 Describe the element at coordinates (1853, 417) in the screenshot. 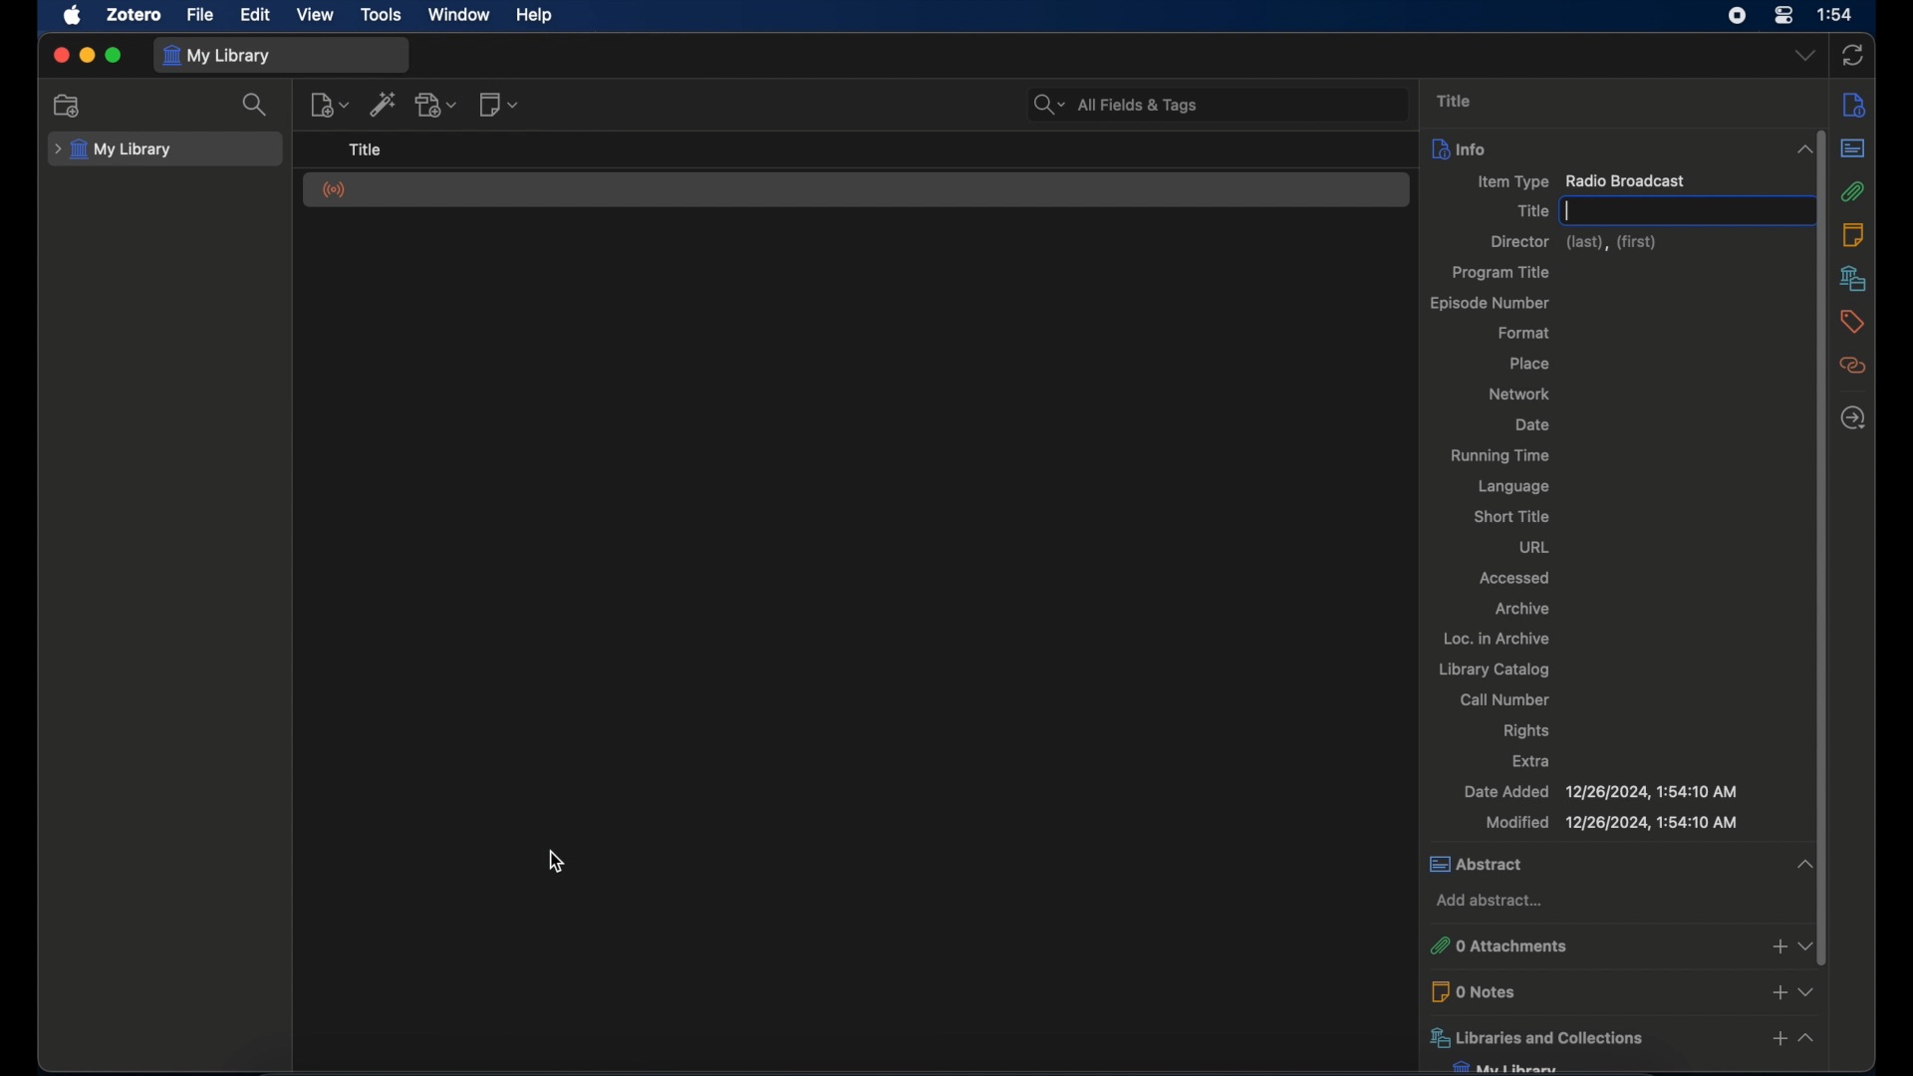

I see `locate` at that location.